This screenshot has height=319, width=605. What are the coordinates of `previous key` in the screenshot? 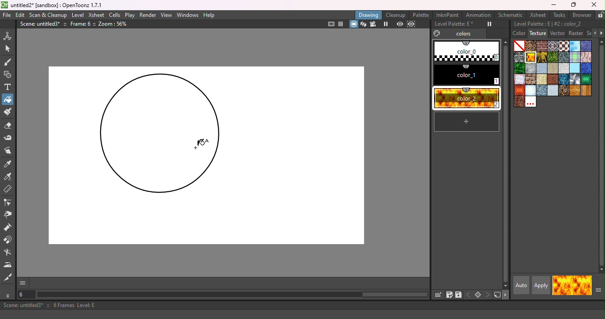 It's located at (469, 294).